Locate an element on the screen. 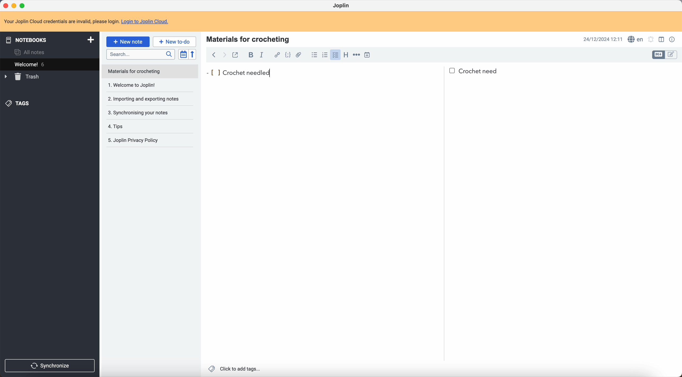 The image size is (682, 377). importing and exporting notes is located at coordinates (147, 99).